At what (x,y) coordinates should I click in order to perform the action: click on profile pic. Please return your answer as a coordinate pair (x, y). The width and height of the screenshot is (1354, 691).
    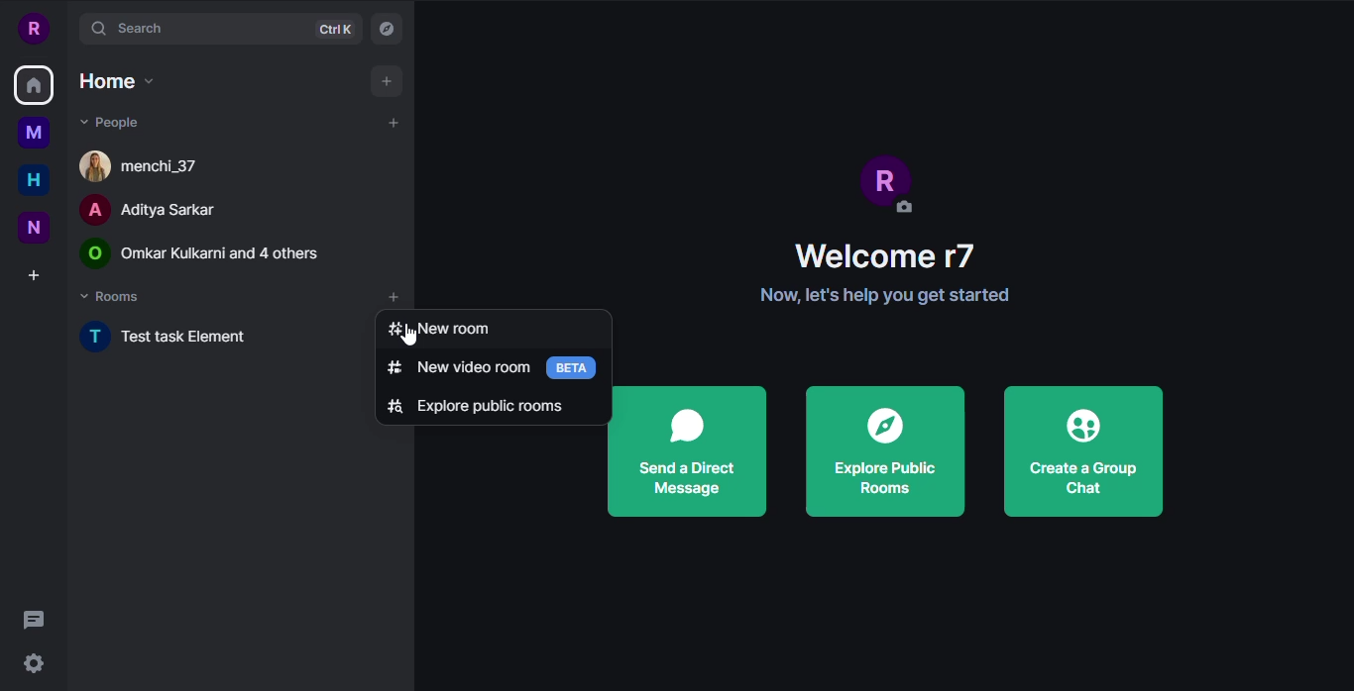
    Looking at the image, I should click on (889, 182).